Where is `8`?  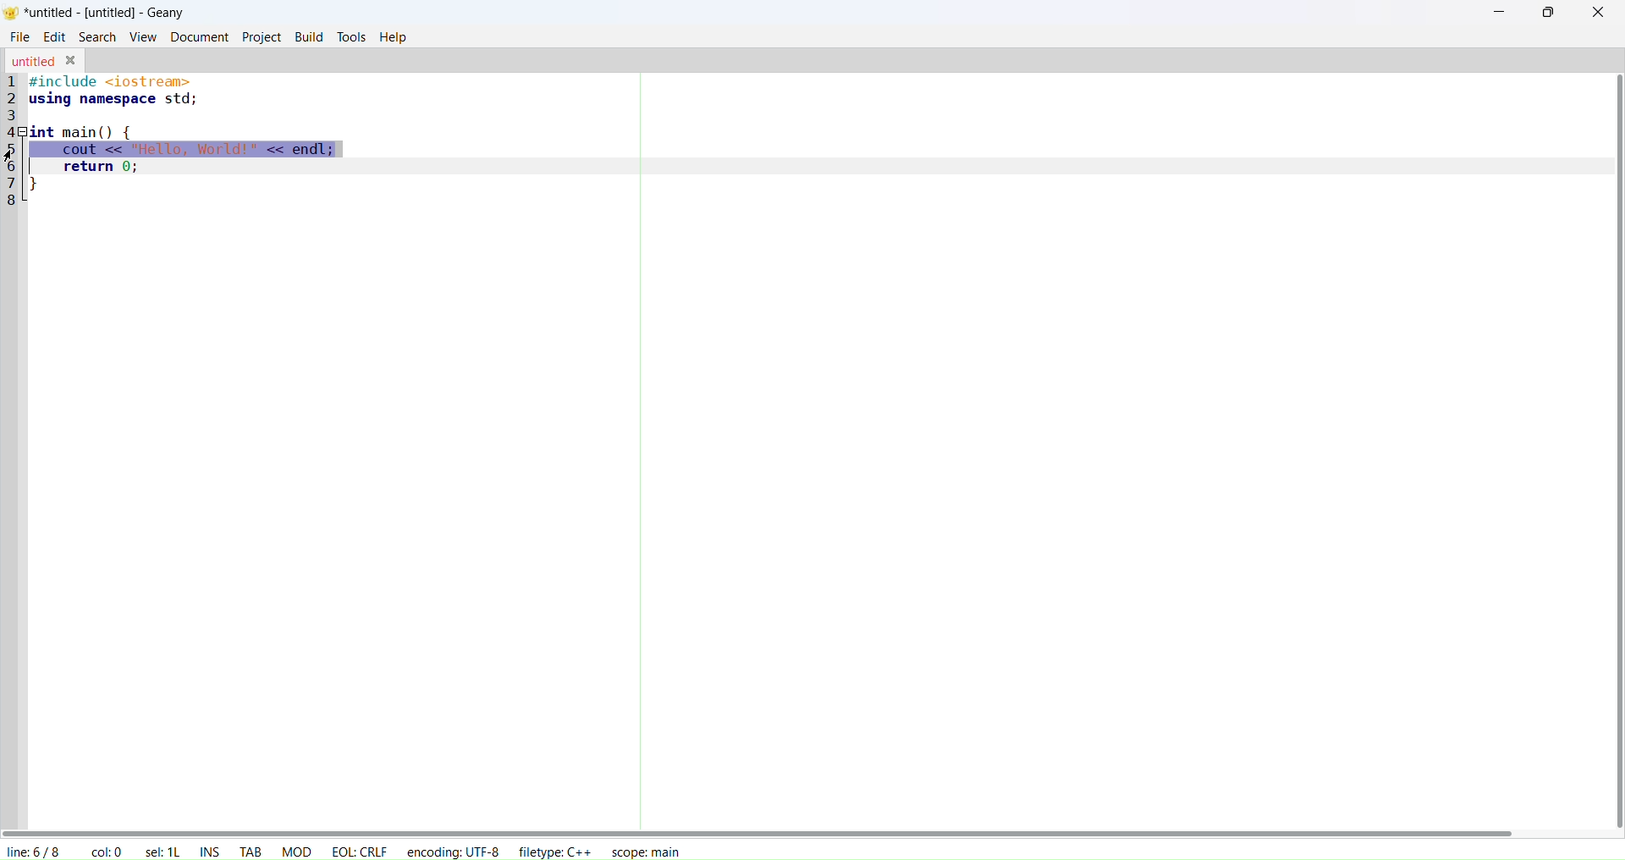
8 is located at coordinates (13, 200).